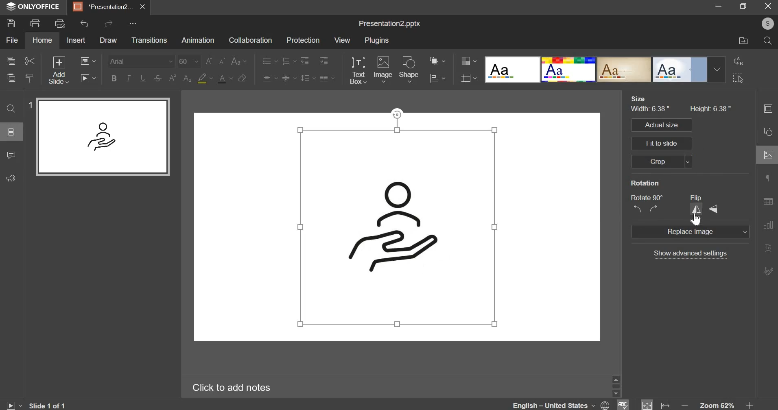 This screenshot has height=410, width=778. Describe the element at coordinates (767, 227) in the screenshot. I see `chart` at that location.